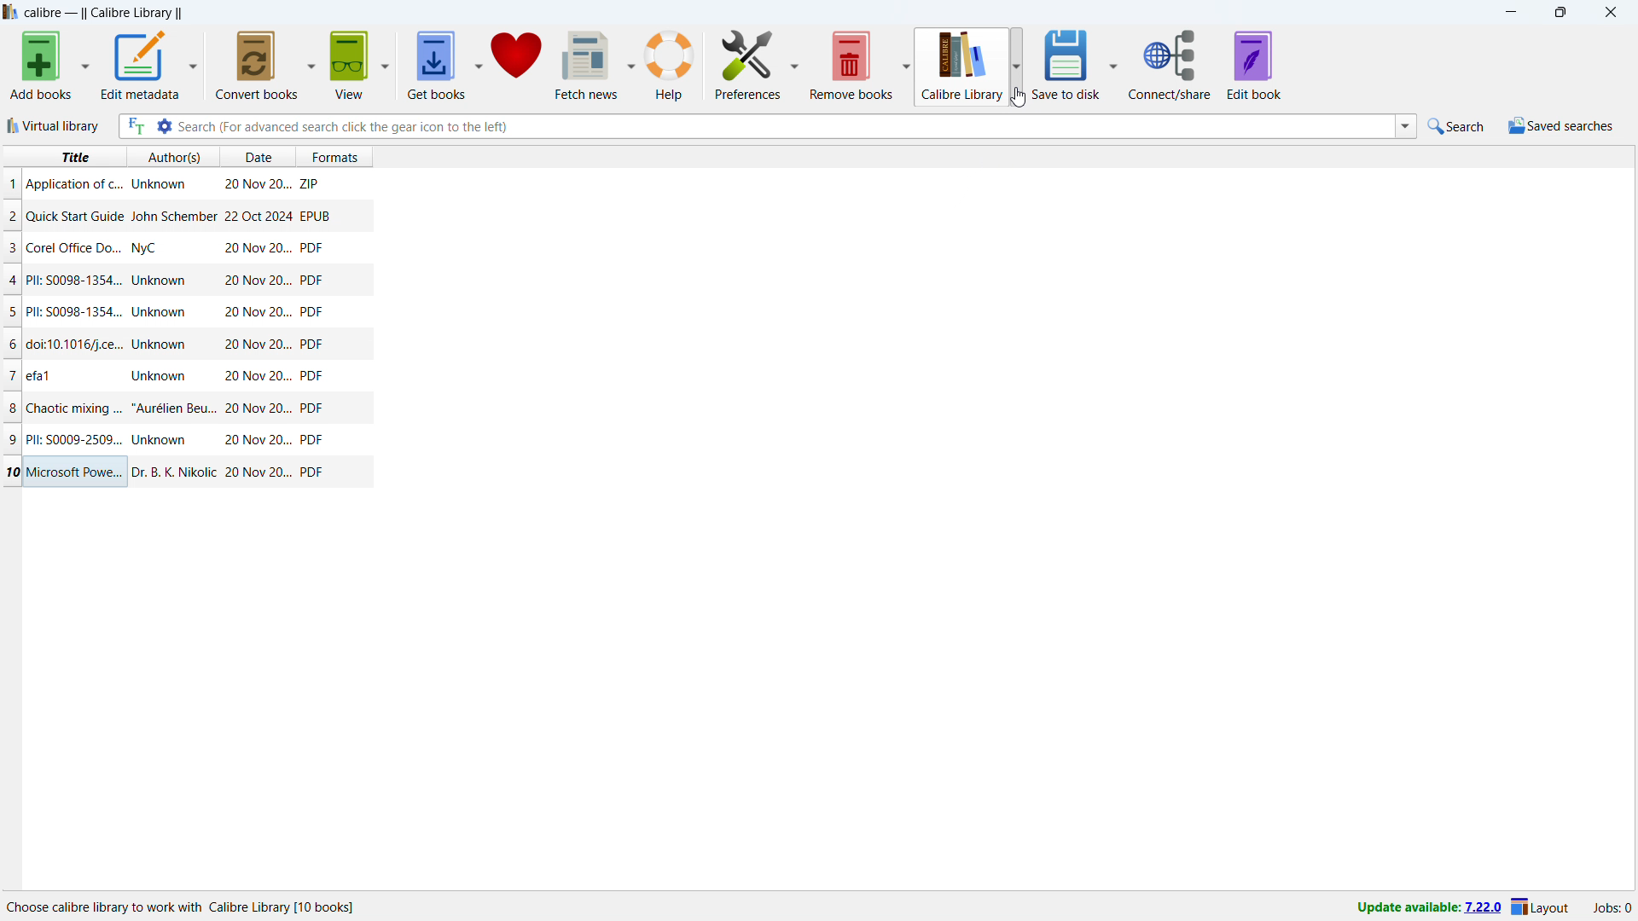 The width and height of the screenshot is (1638, 921). Describe the element at coordinates (175, 157) in the screenshot. I see `authors` at that location.